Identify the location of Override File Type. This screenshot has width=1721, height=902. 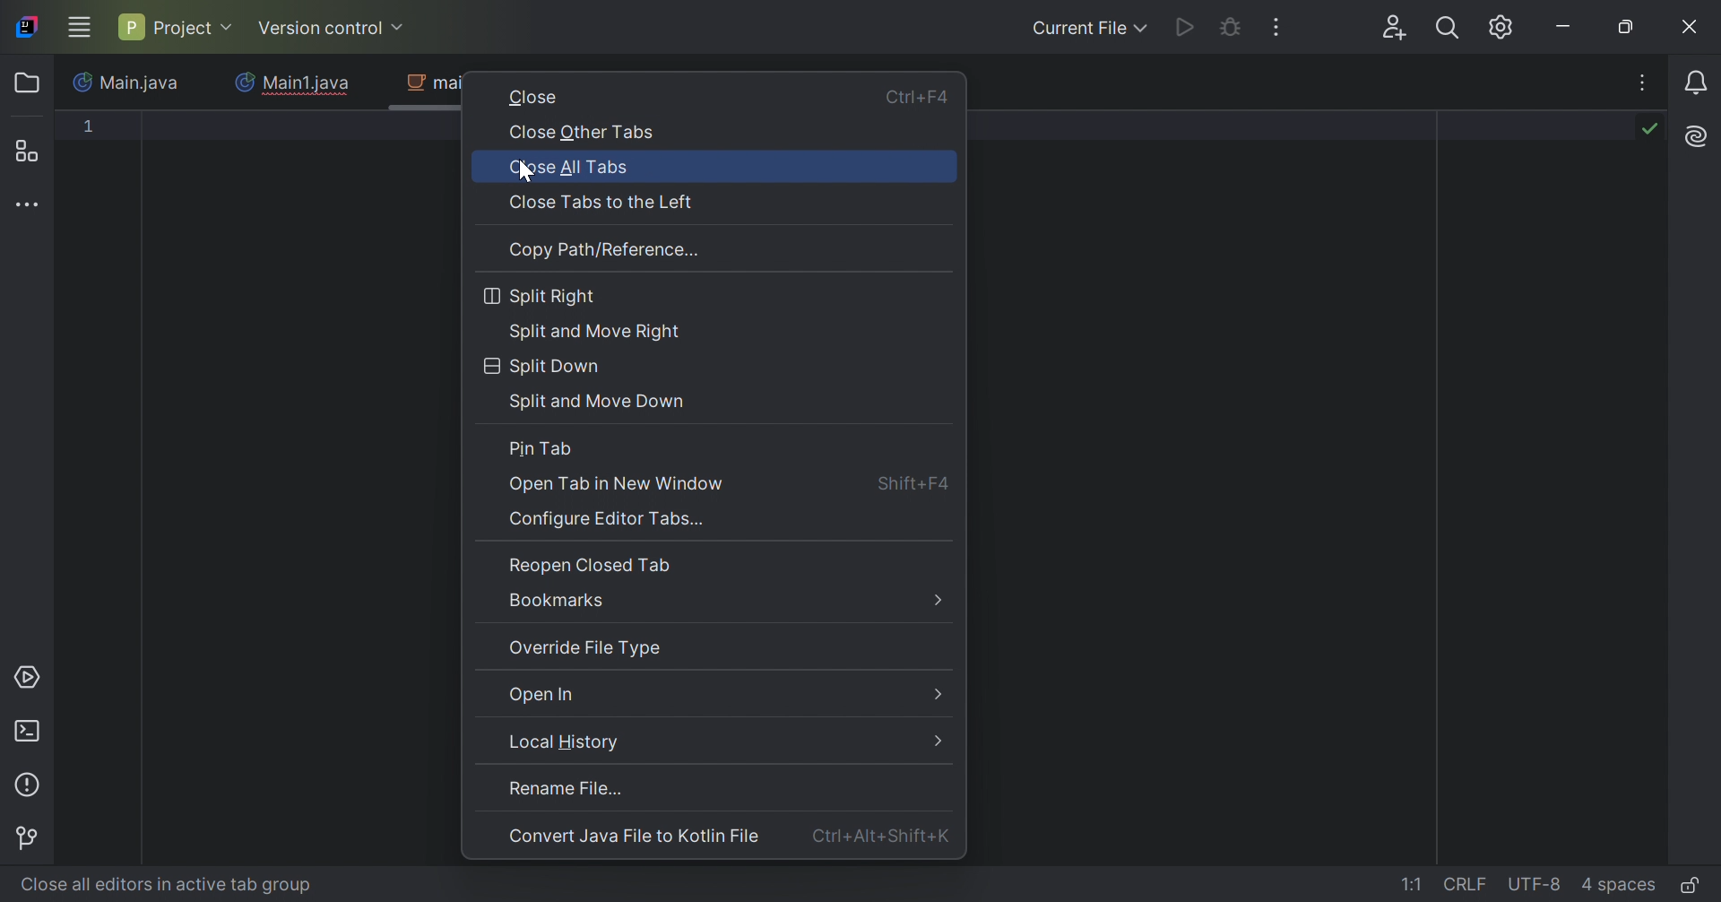
(590, 649).